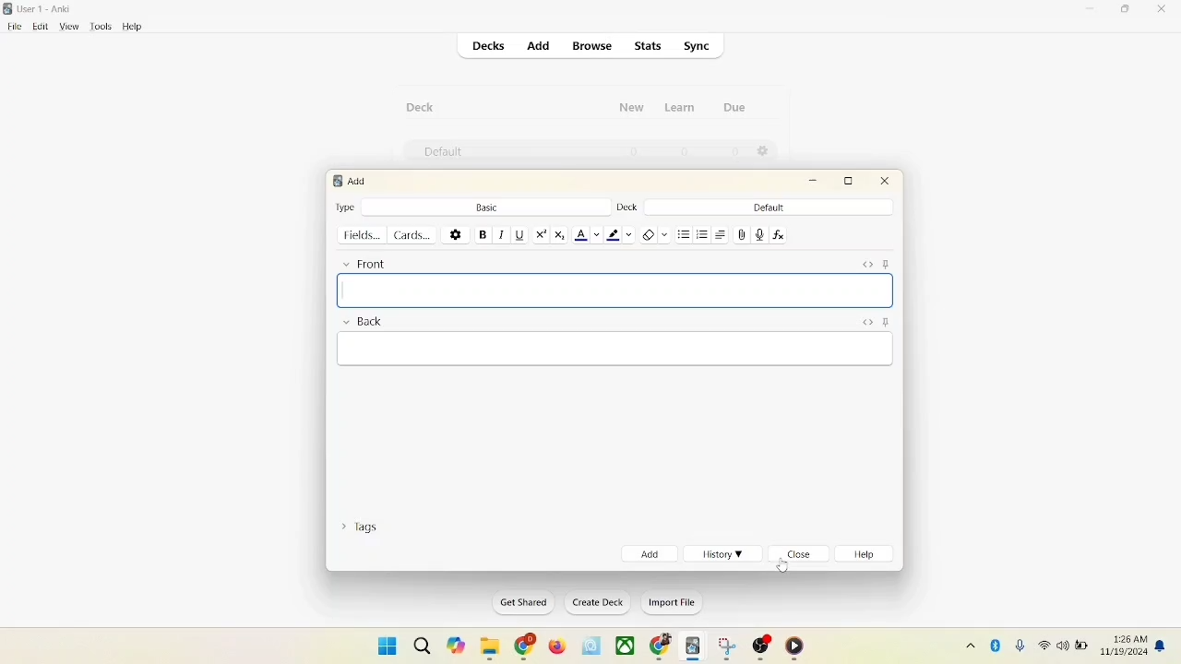 The width and height of the screenshot is (1181, 664). What do you see at coordinates (626, 207) in the screenshot?
I see `deck` at bounding box center [626, 207].